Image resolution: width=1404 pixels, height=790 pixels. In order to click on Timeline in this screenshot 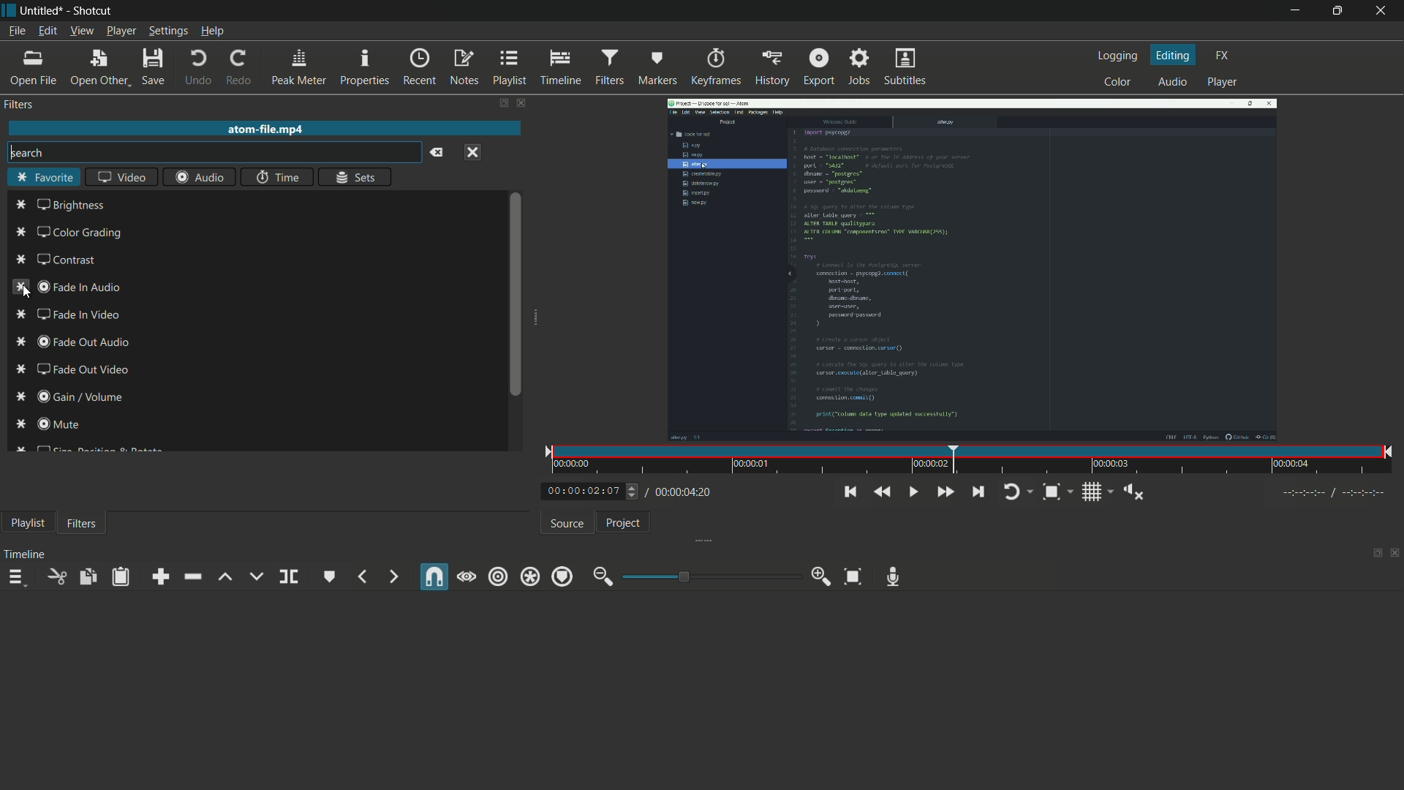, I will do `click(26, 554)`.